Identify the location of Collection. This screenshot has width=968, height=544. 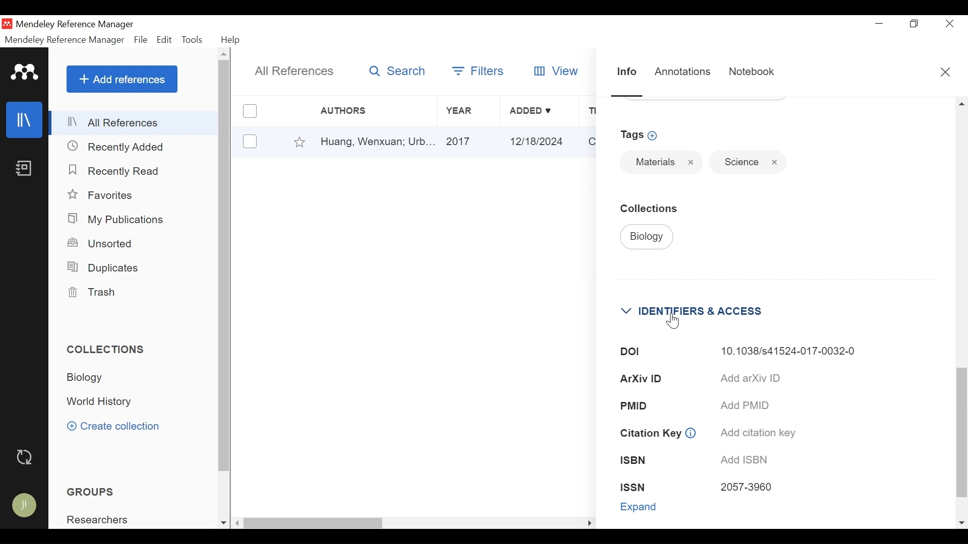
(104, 402).